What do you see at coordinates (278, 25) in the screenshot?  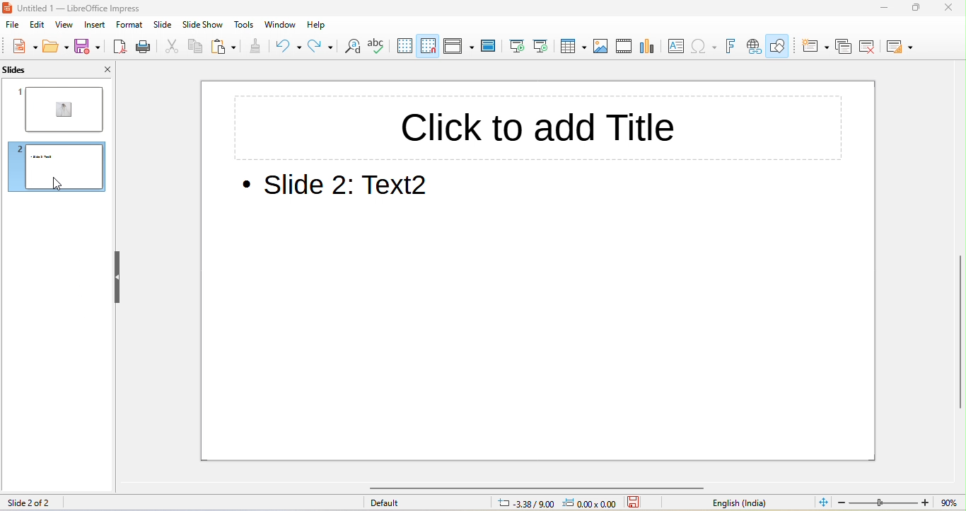 I see `window` at bounding box center [278, 25].